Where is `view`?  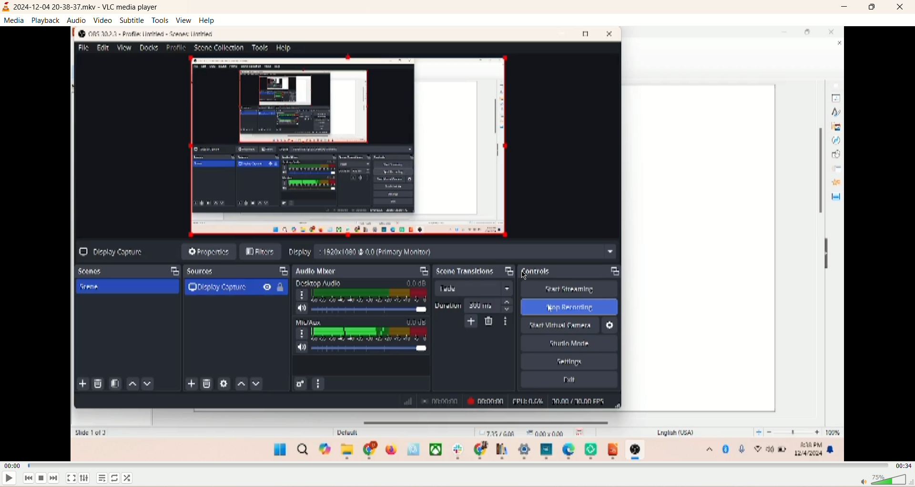 view is located at coordinates (183, 20).